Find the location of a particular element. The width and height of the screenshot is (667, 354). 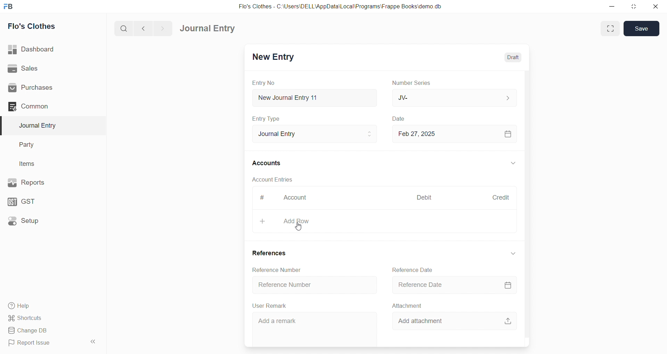

Report Issue is located at coordinates (42, 344).